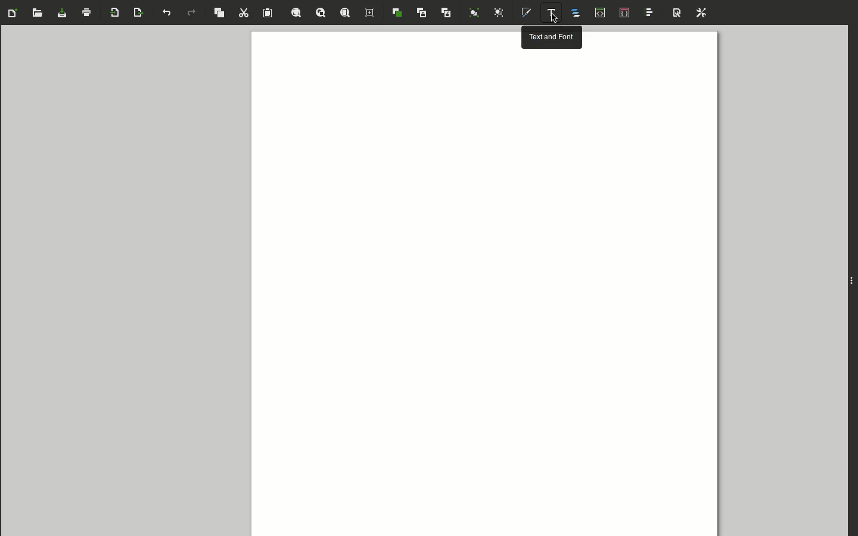 Image resolution: width=858 pixels, height=536 pixels. I want to click on Fill and stroke, so click(530, 13).